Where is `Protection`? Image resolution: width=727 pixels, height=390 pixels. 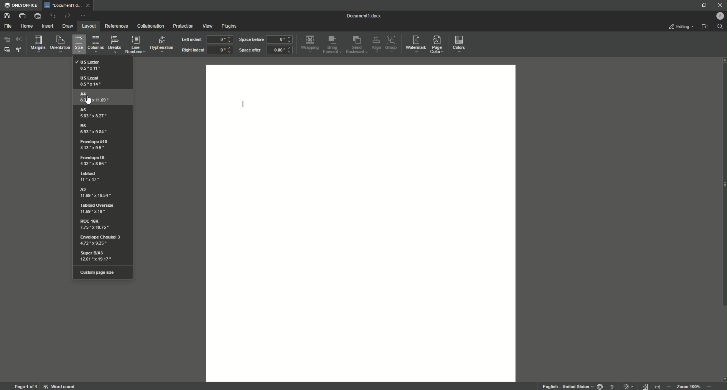 Protection is located at coordinates (181, 26).